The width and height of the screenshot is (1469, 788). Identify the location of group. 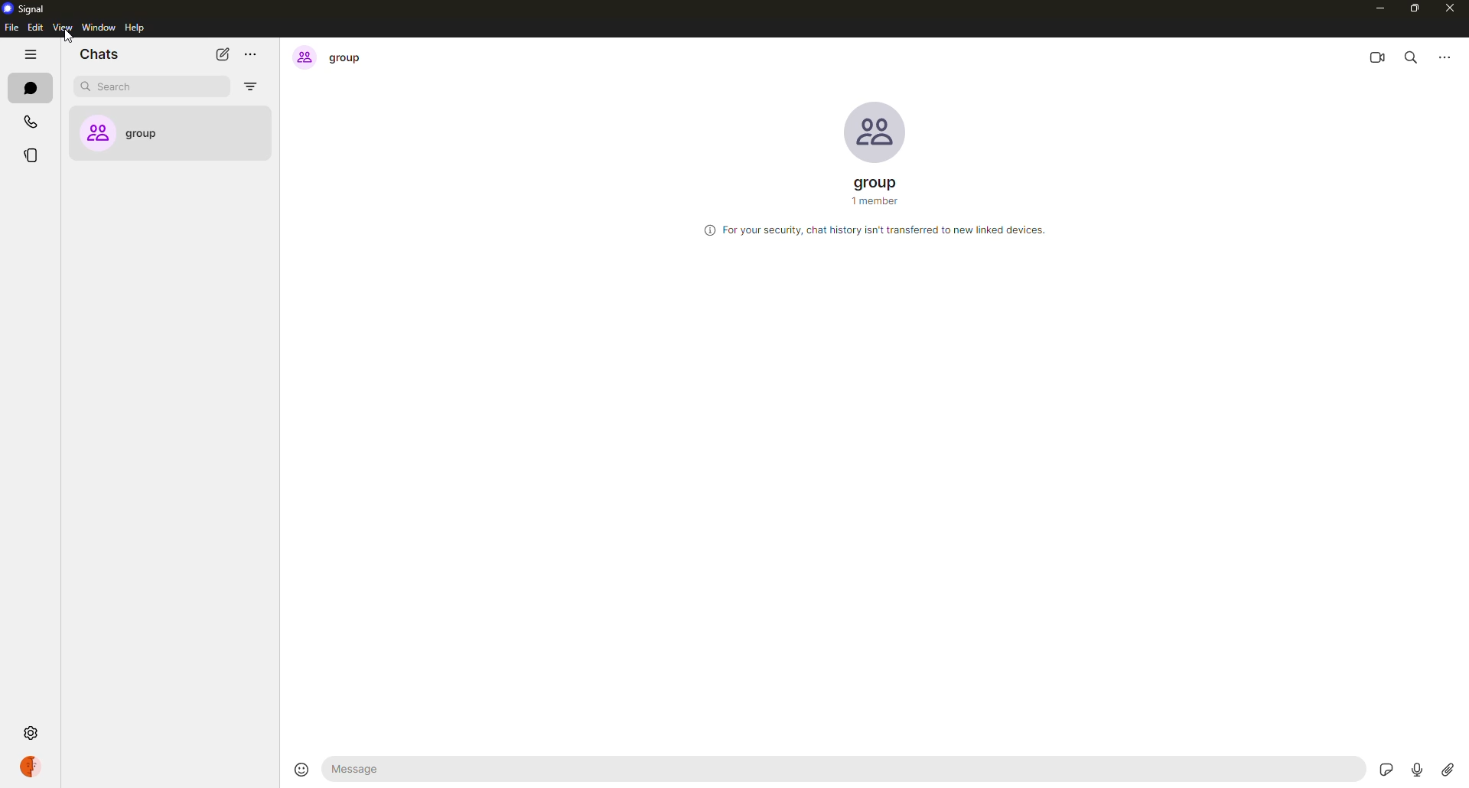
(329, 58).